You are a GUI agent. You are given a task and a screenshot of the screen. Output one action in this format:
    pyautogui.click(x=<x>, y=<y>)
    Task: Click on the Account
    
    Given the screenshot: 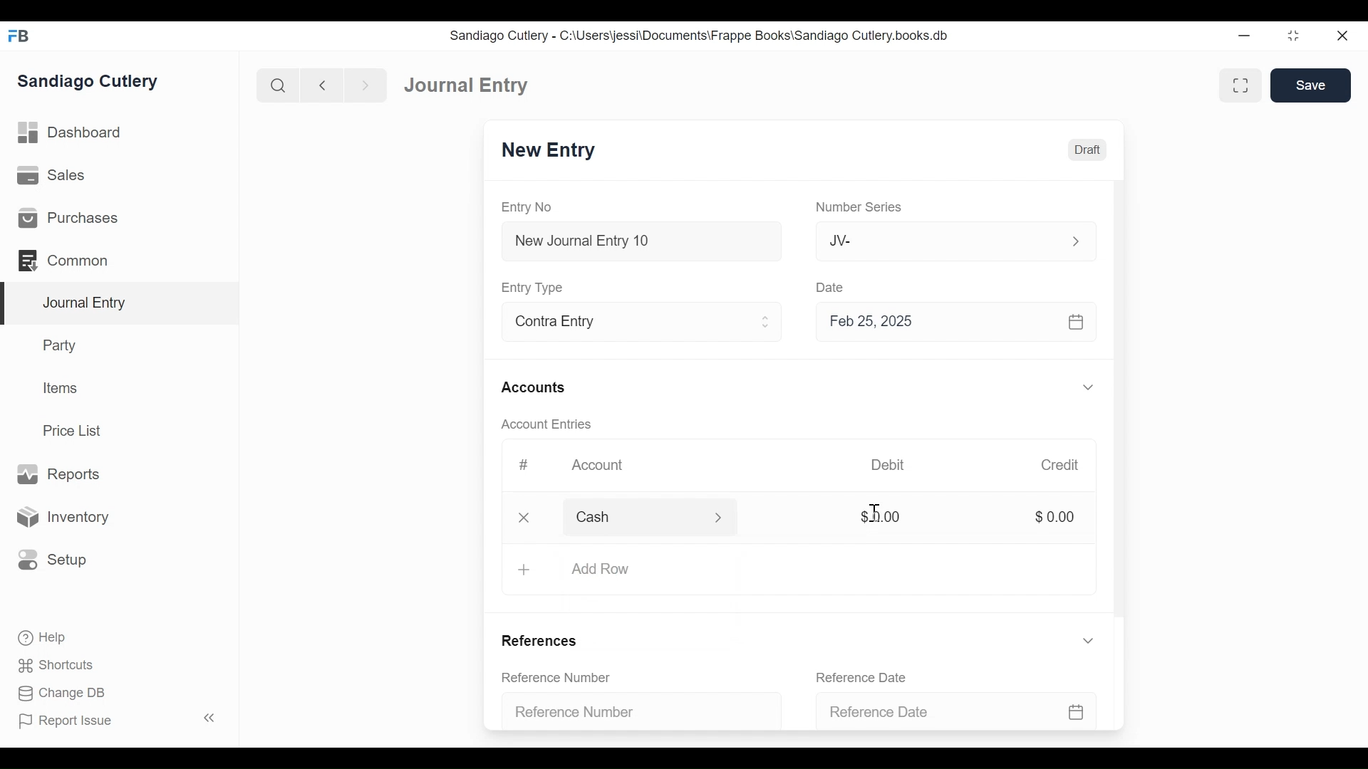 What is the action you would take?
    pyautogui.click(x=599, y=466)
    